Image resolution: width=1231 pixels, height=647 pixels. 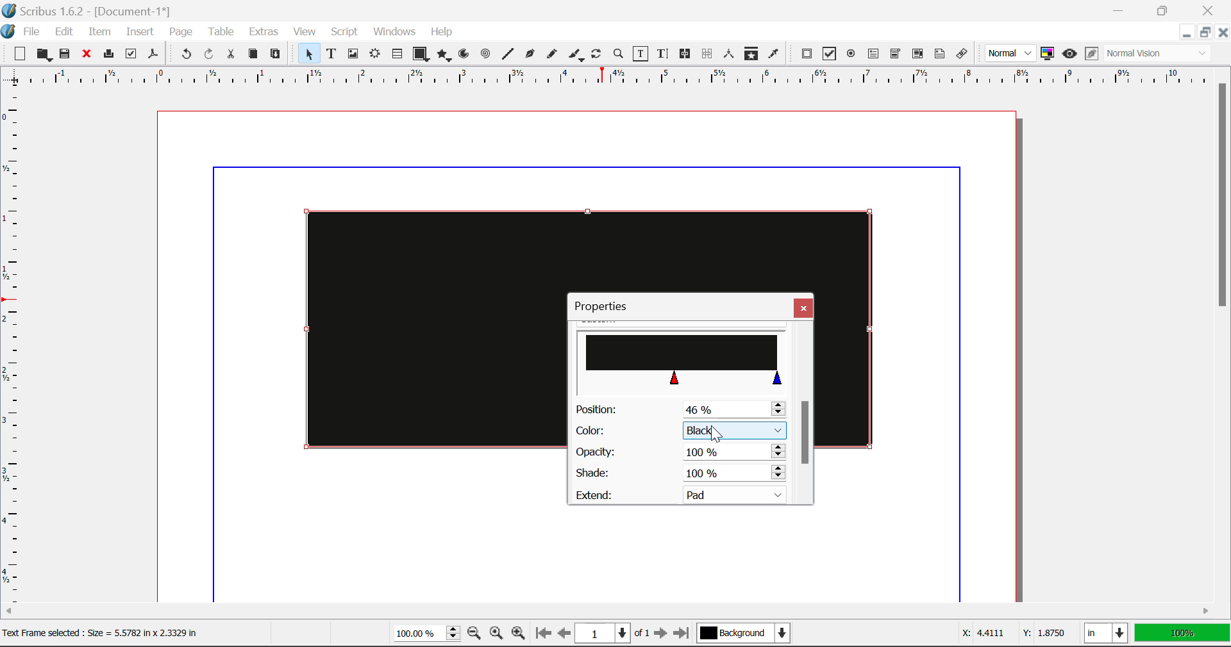 What do you see at coordinates (942, 54) in the screenshot?
I see `Text Annotation` at bounding box center [942, 54].